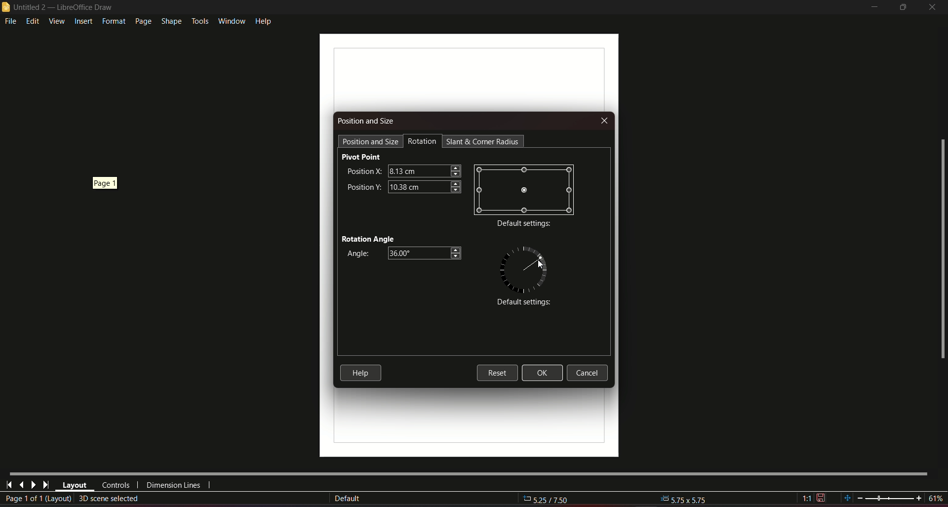 This screenshot has width=948, height=507. What do you see at coordinates (484, 141) in the screenshot?
I see `Start and corner radius` at bounding box center [484, 141].